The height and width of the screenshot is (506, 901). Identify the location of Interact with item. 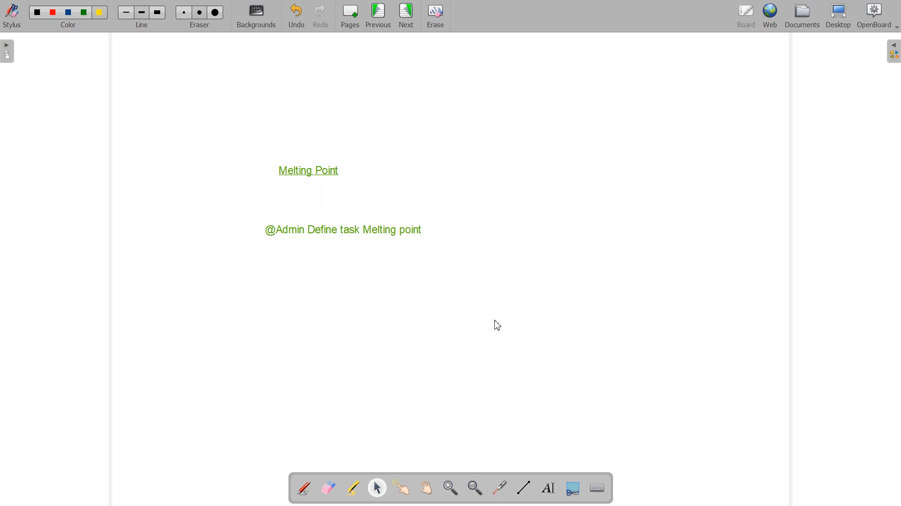
(401, 488).